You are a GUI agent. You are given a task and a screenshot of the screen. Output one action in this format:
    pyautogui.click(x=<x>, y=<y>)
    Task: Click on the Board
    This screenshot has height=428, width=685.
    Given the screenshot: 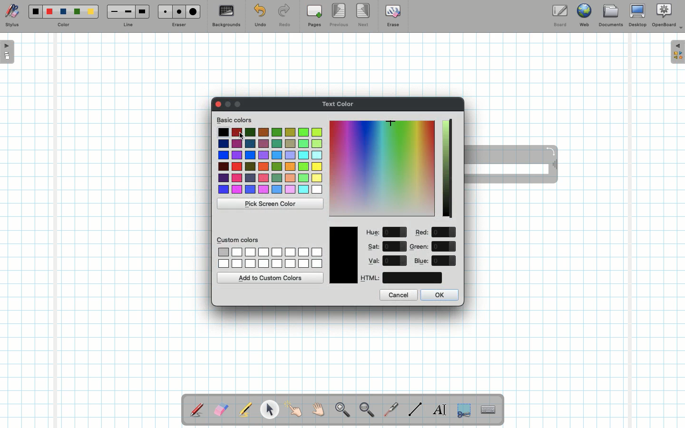 What is the action you would take?
    pyautogui.click(x=559, y=16)
    